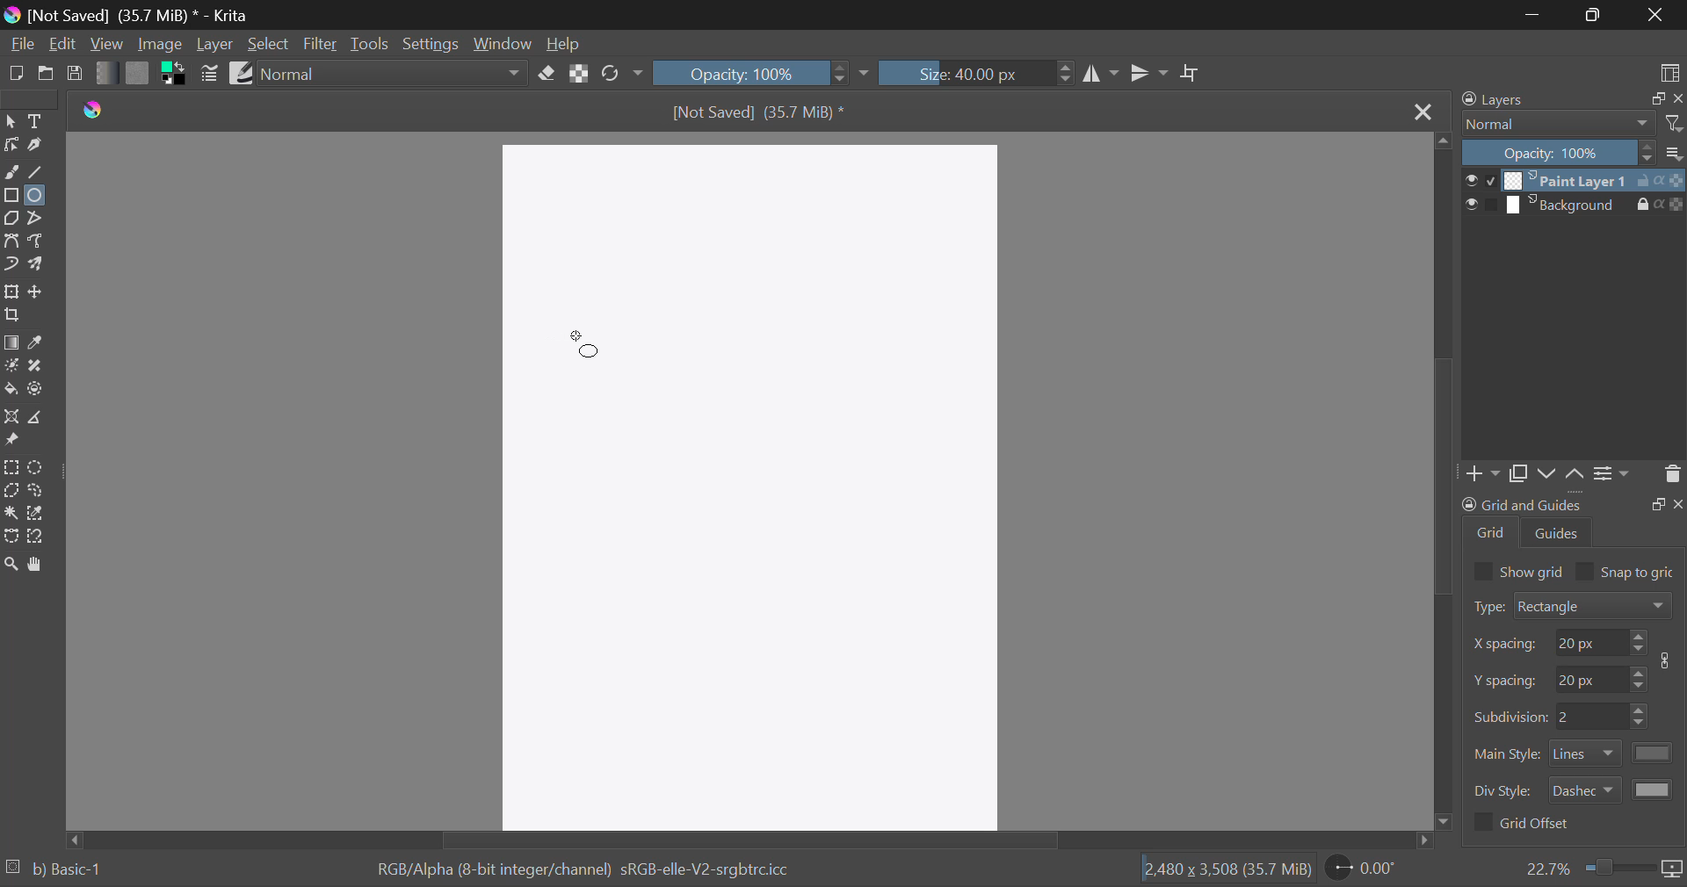  I want to click on Enclose and Fill, so click(38, 390).